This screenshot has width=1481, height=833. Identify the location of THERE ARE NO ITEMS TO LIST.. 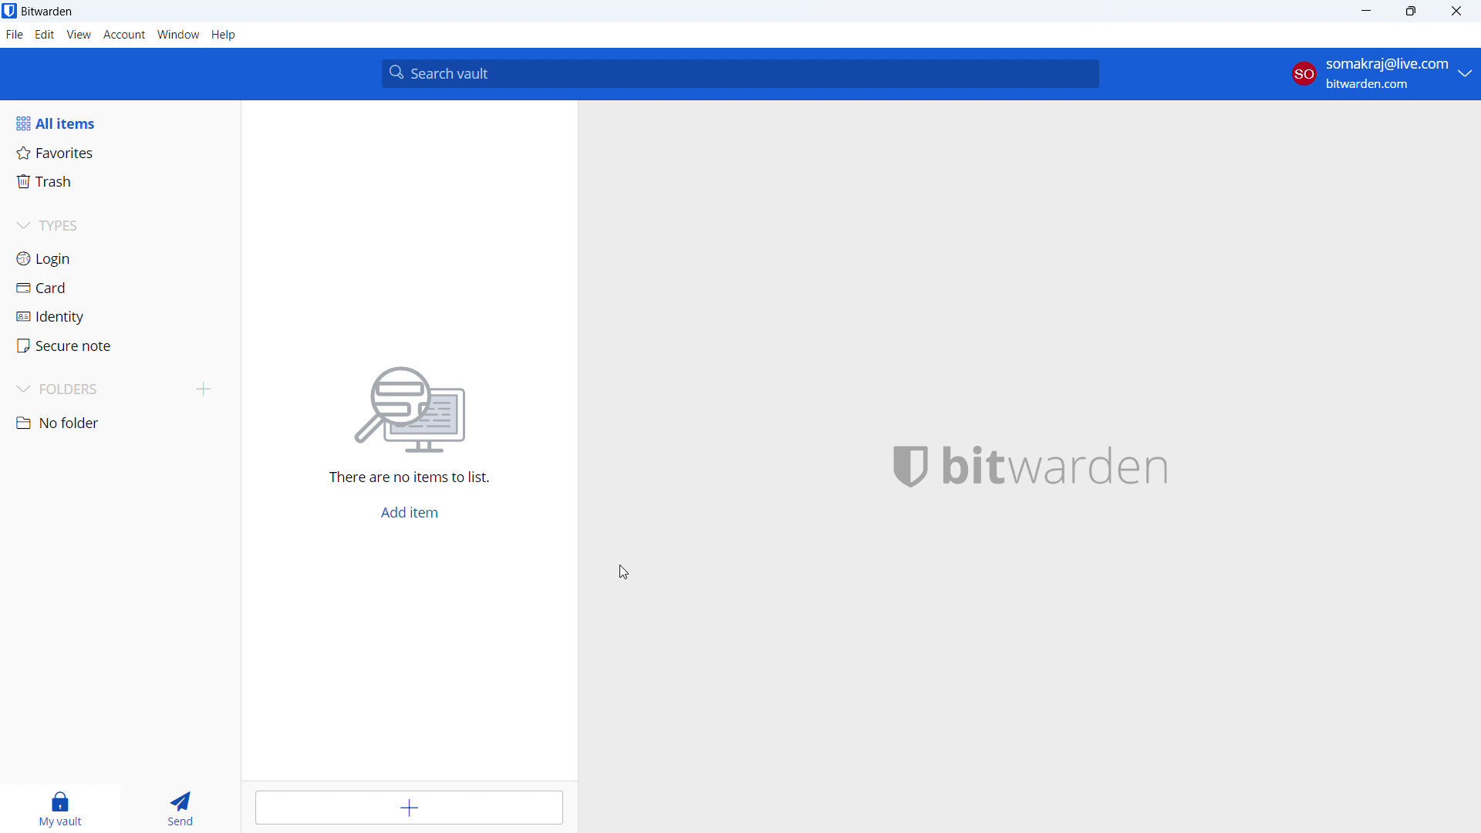
(427, 478).